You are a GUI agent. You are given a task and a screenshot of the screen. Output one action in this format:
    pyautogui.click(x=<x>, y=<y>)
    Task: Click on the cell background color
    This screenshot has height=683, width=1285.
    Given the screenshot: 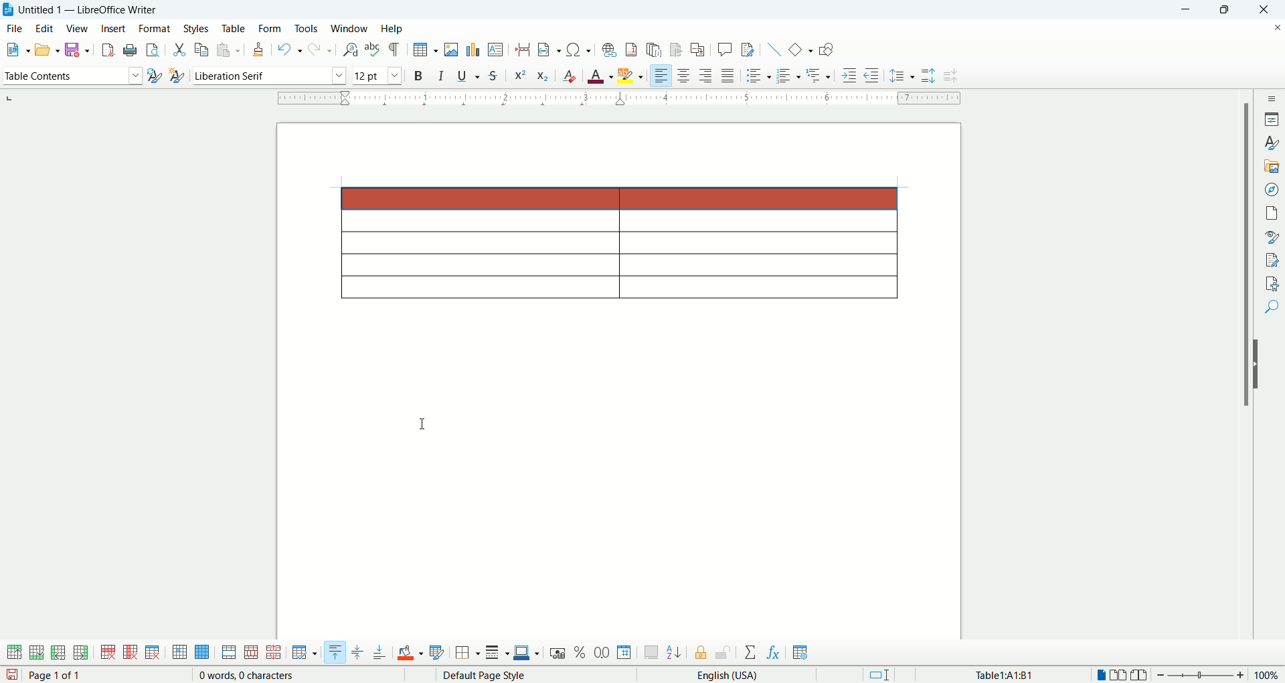 What is the action you would take?
    pyautogui.click(x=410, y=652)
    